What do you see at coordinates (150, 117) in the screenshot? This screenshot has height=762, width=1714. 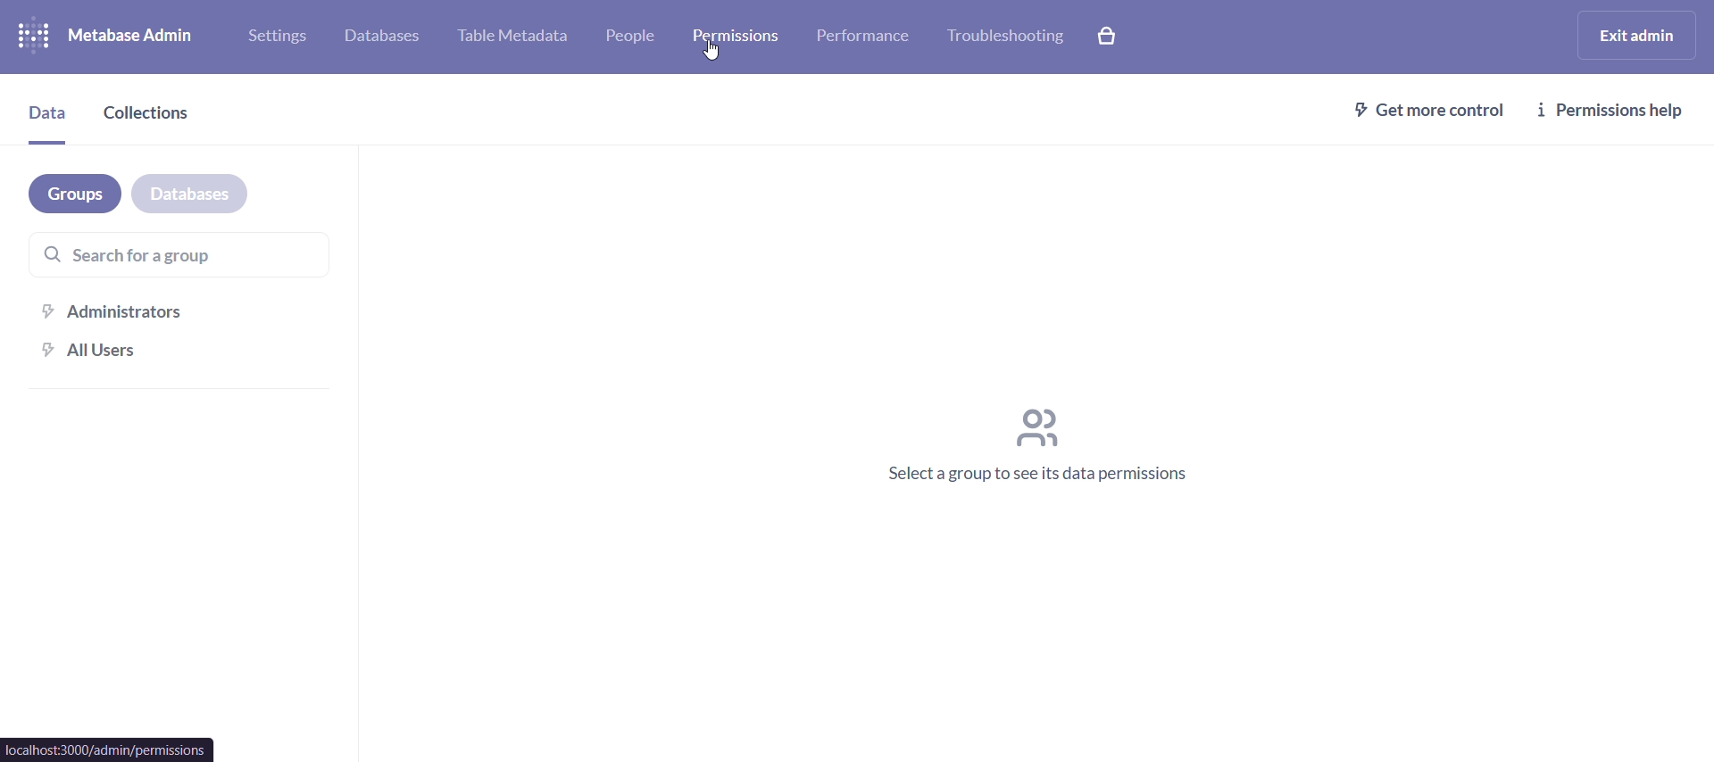 I see `collections` at bounding box center [150, 117].